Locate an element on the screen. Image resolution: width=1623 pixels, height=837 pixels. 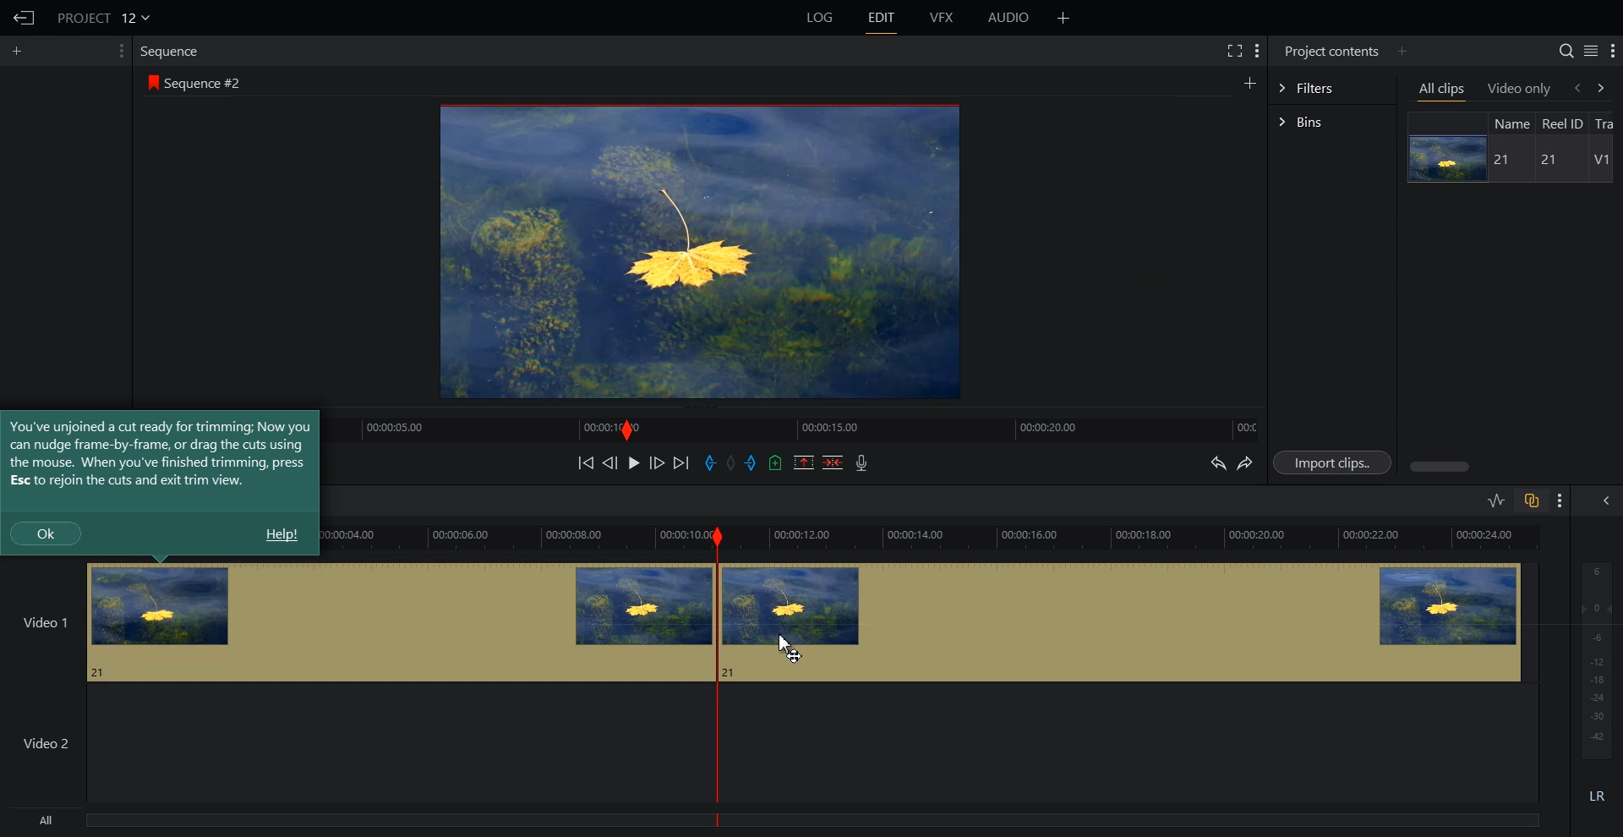
All is located at coordinates (353, 822).